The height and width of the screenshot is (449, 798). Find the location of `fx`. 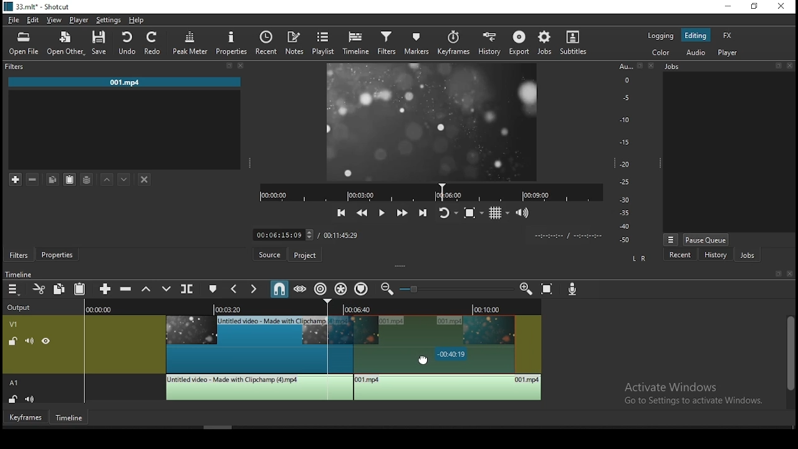

fx is located at coordinates (728, 36).